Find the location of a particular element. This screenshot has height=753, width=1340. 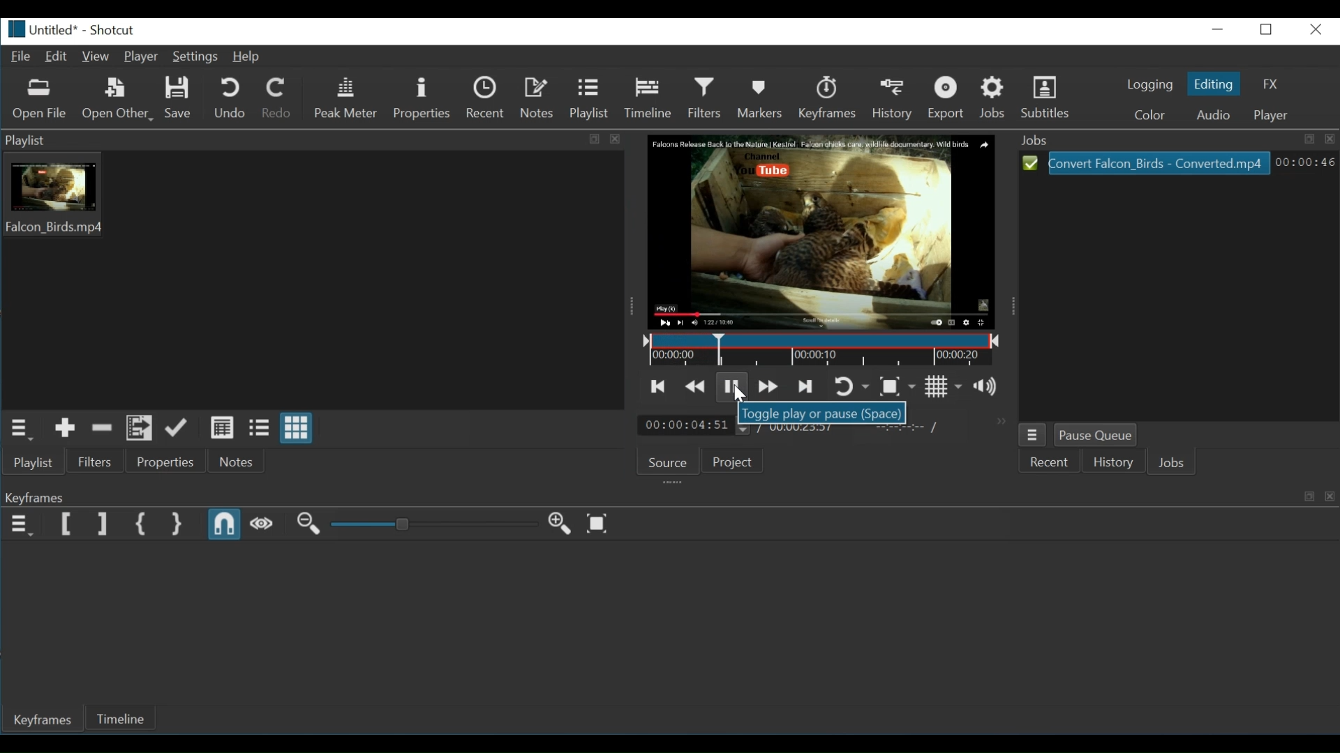

Keyframes is located at coordinates (45, 719).